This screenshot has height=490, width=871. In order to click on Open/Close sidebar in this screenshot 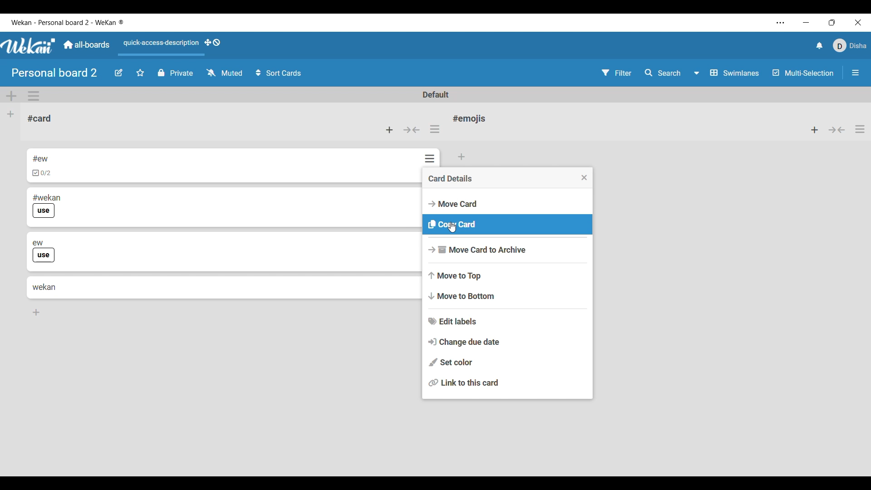, I will do `click(856, 73)`.